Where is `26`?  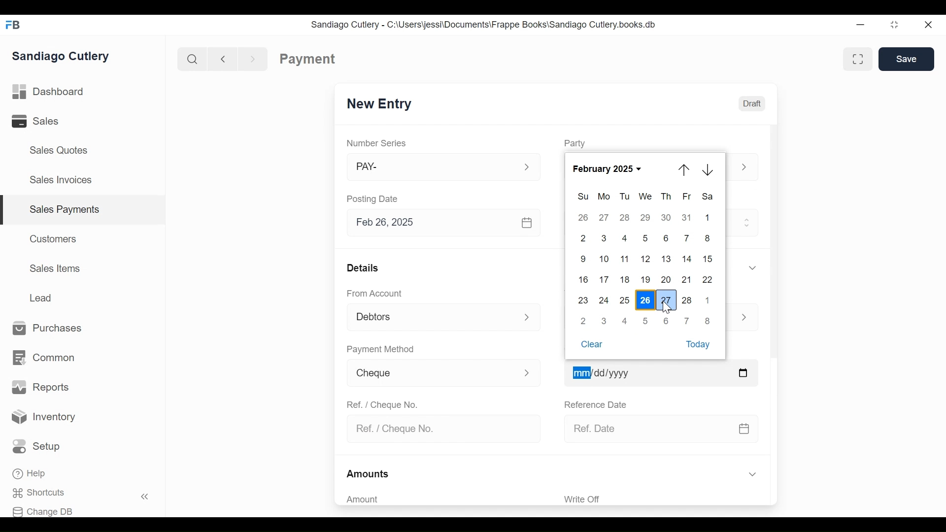
26 is located at coordinates (645, 300).